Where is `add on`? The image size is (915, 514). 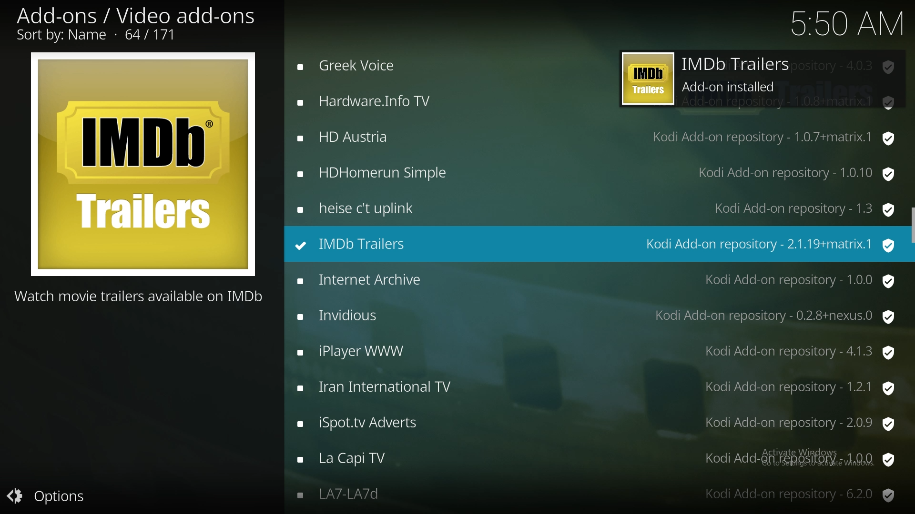 add on is located at coordinates (596, 496).